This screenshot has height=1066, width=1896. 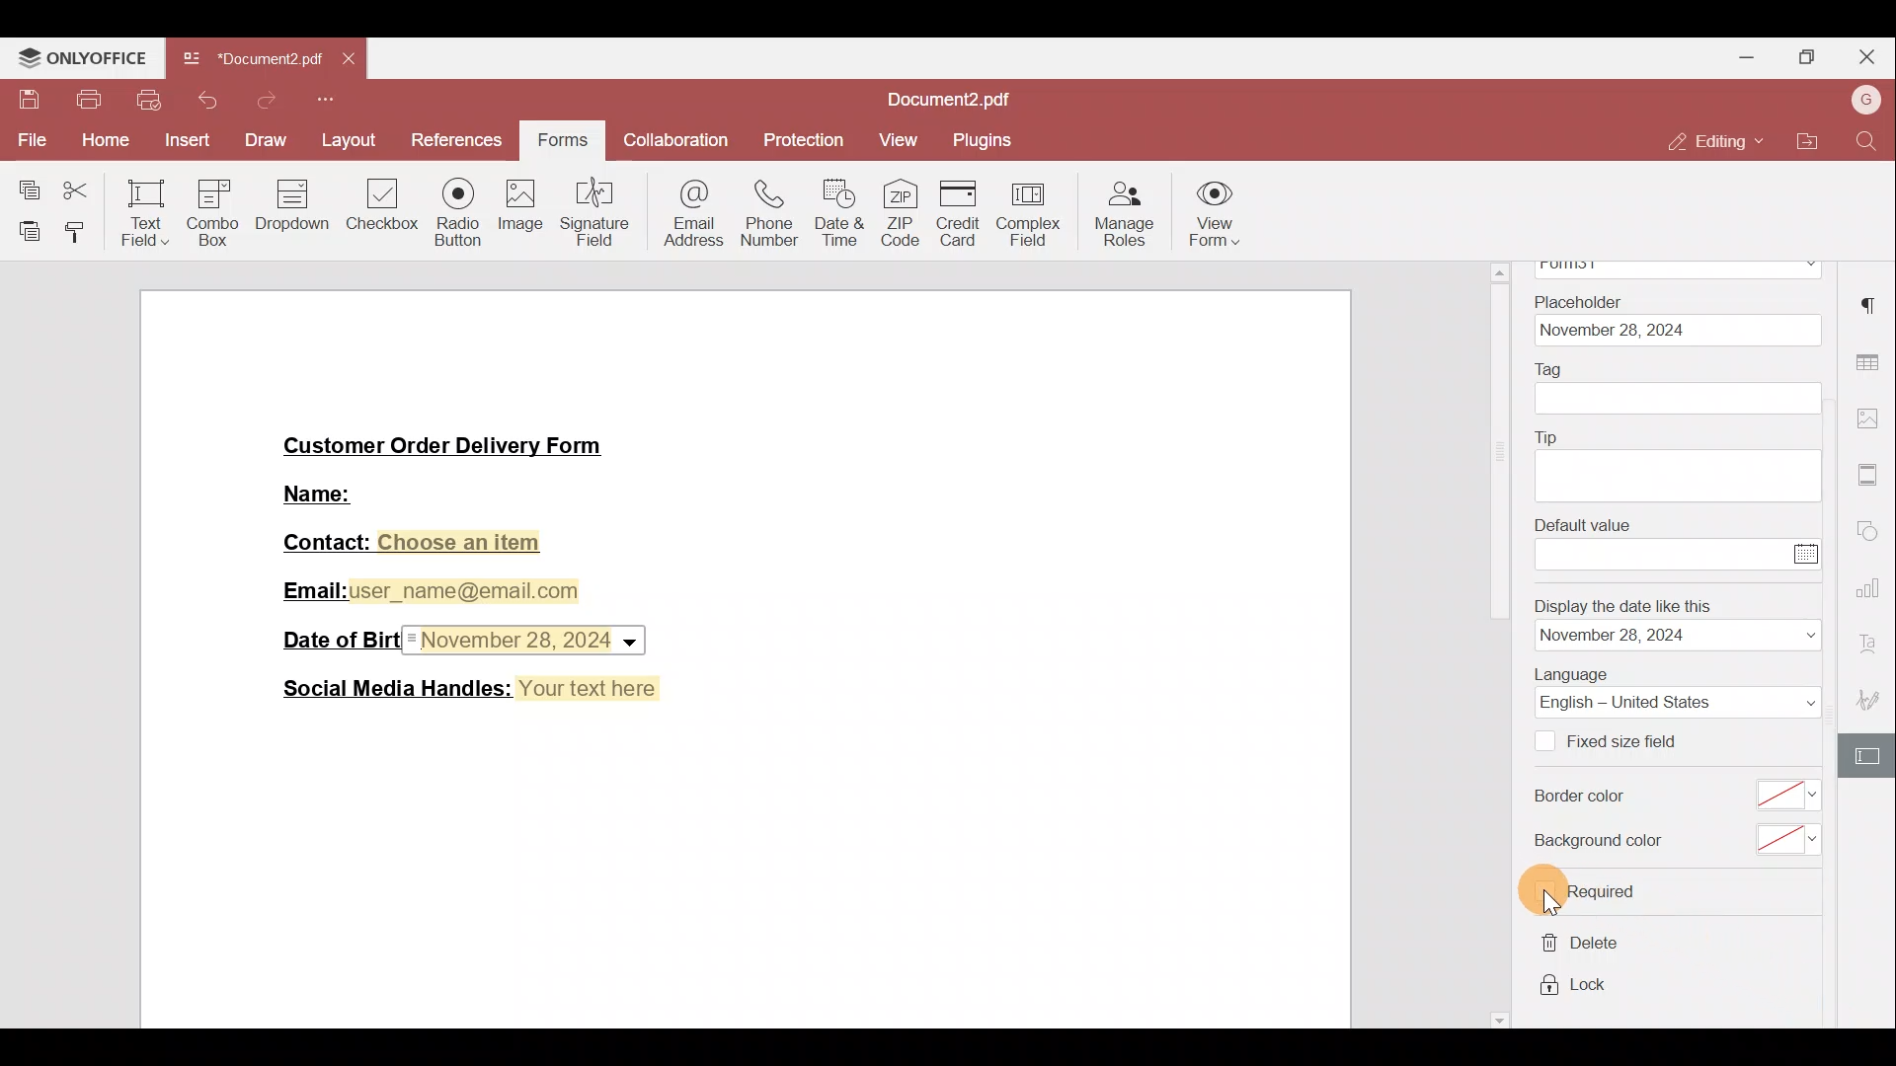 I want to click on References, so click(x=461, y=141).